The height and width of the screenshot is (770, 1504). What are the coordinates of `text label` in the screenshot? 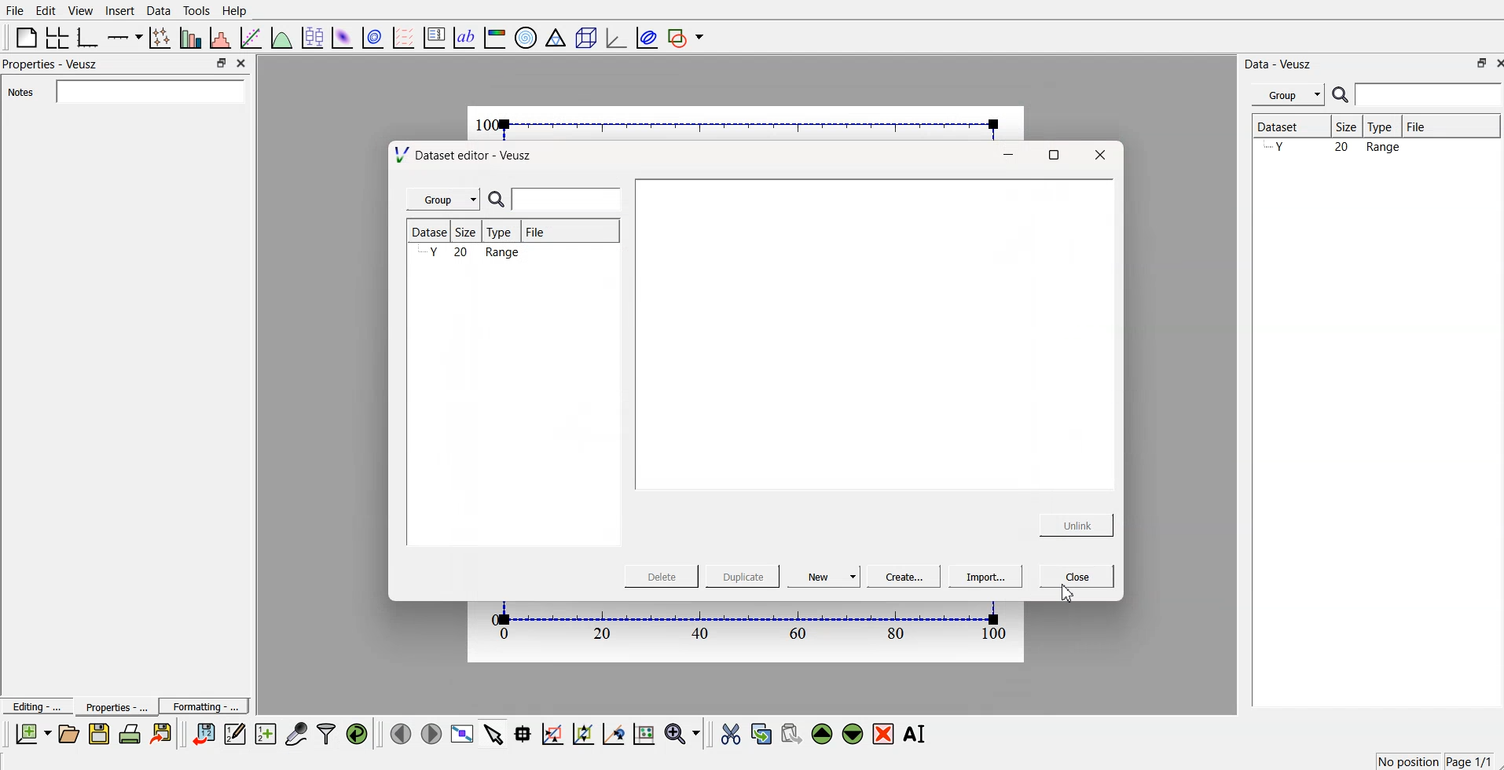 It's located at (464, 38).